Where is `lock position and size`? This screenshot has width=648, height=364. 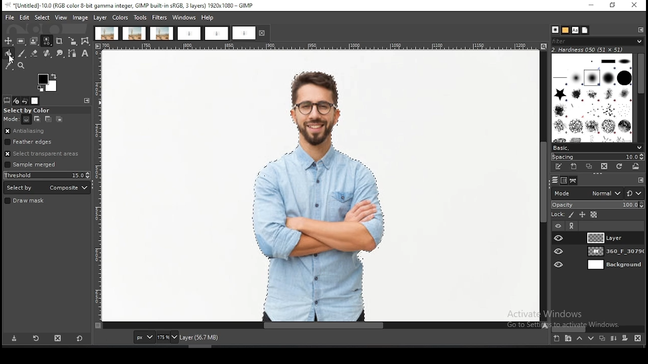
lock position and size is located at coordinates (582, 215).